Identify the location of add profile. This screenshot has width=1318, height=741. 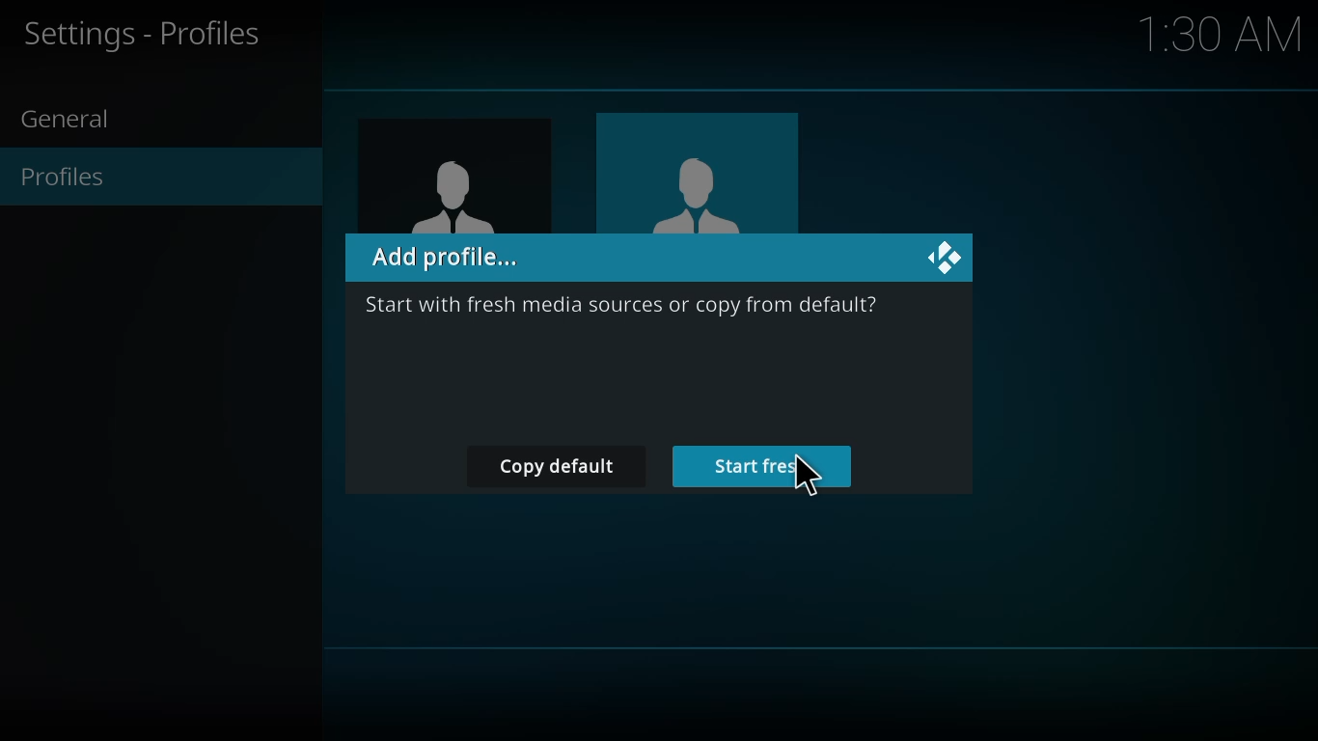
(449, 259).